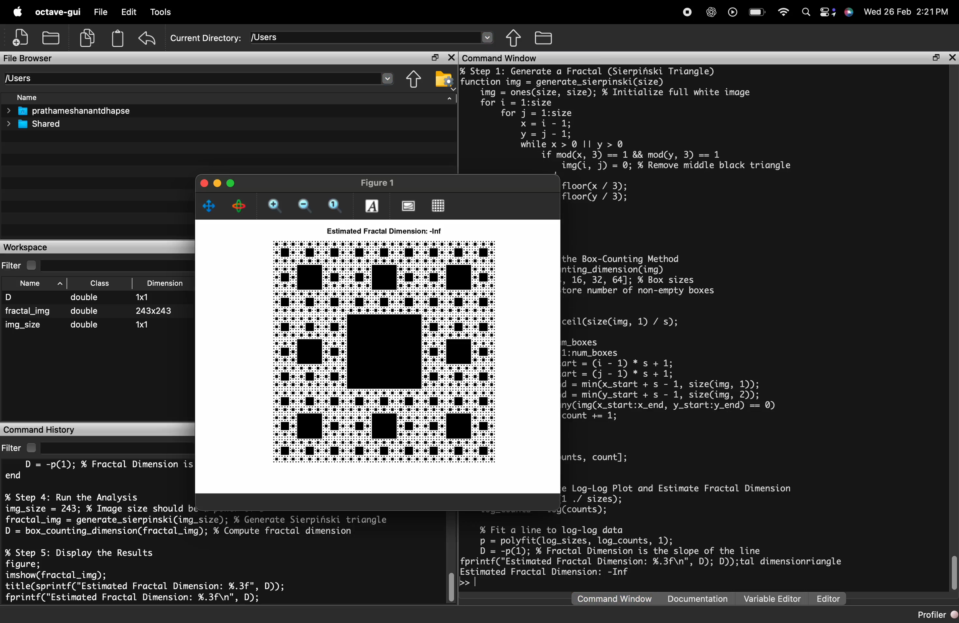 The height and width of the screenshot is (623, 959). I want to click on Figure 1, so click(371, 182).